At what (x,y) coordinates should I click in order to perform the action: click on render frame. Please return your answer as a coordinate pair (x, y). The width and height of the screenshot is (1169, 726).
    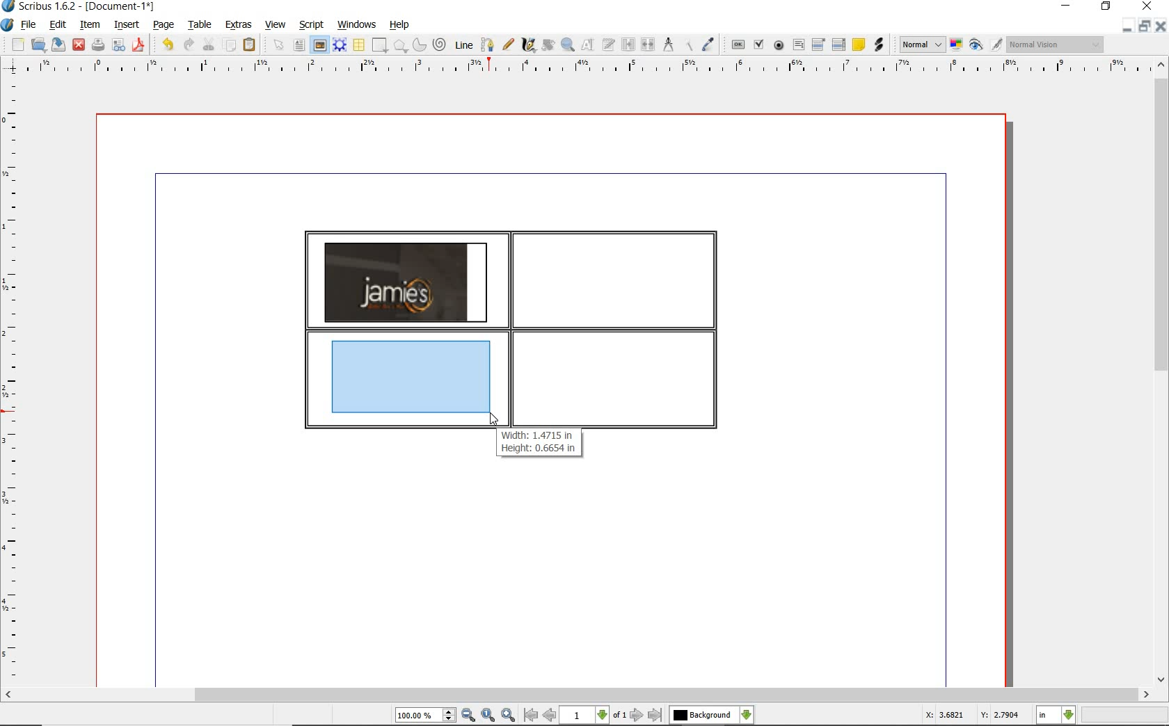
    Looking at the image, I should click on (340, 44).